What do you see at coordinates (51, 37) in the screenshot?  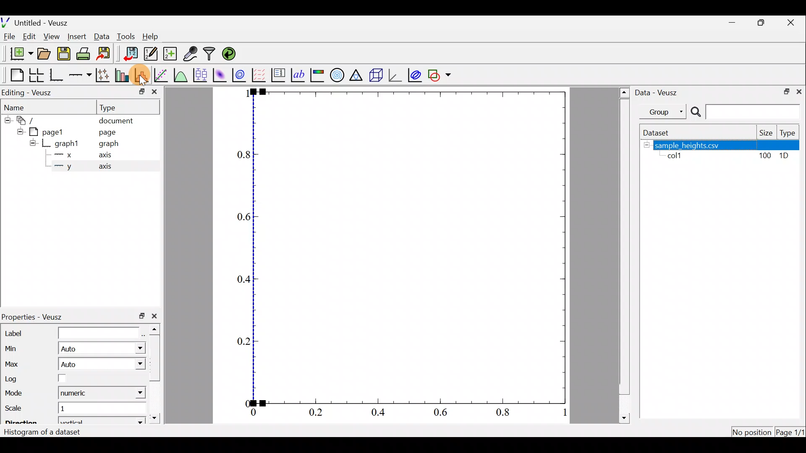 I see `View` at bounding box center [51, 37].